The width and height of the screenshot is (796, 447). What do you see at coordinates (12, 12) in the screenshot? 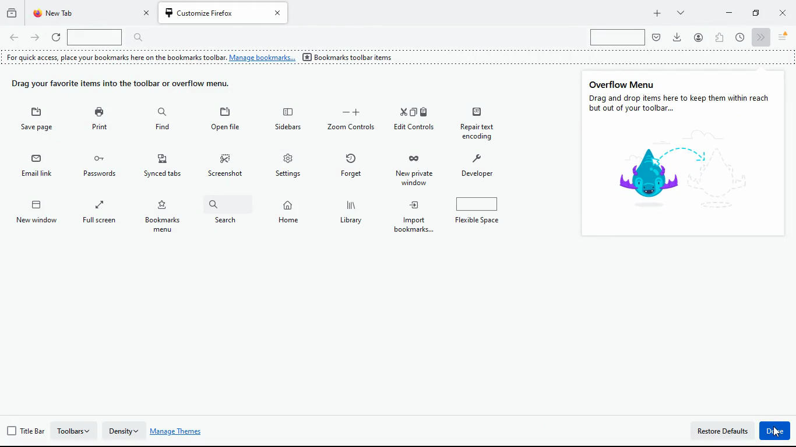
I see `history` at bounding box center [12, 12].